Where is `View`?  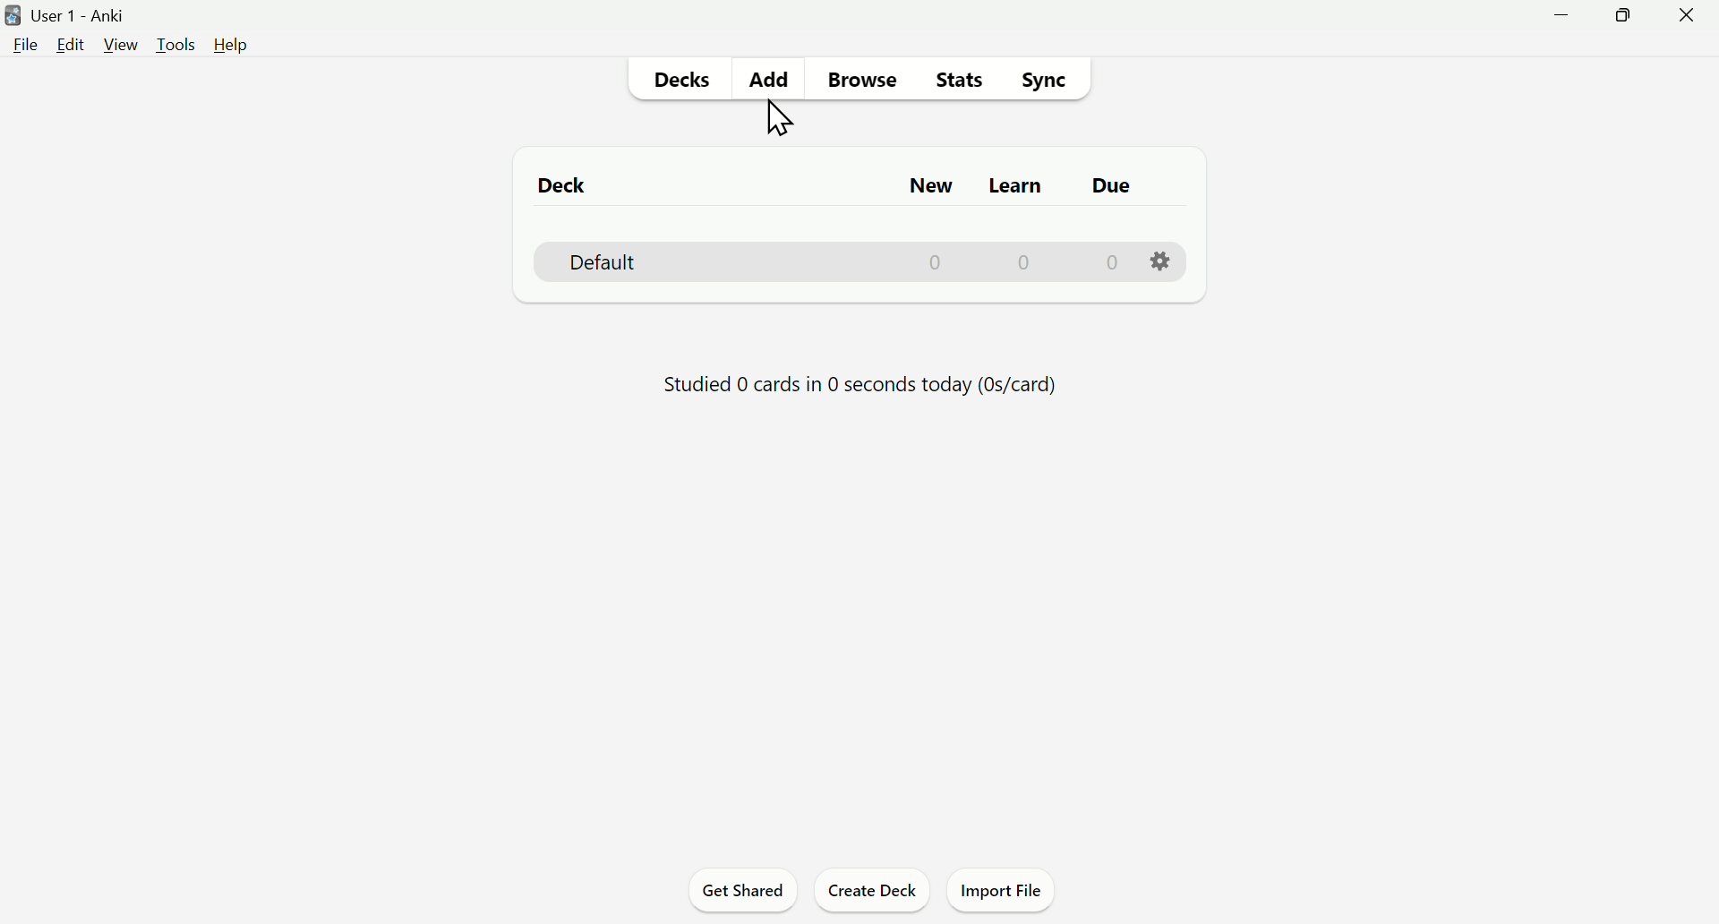
View is located at coordinates (121, 45).